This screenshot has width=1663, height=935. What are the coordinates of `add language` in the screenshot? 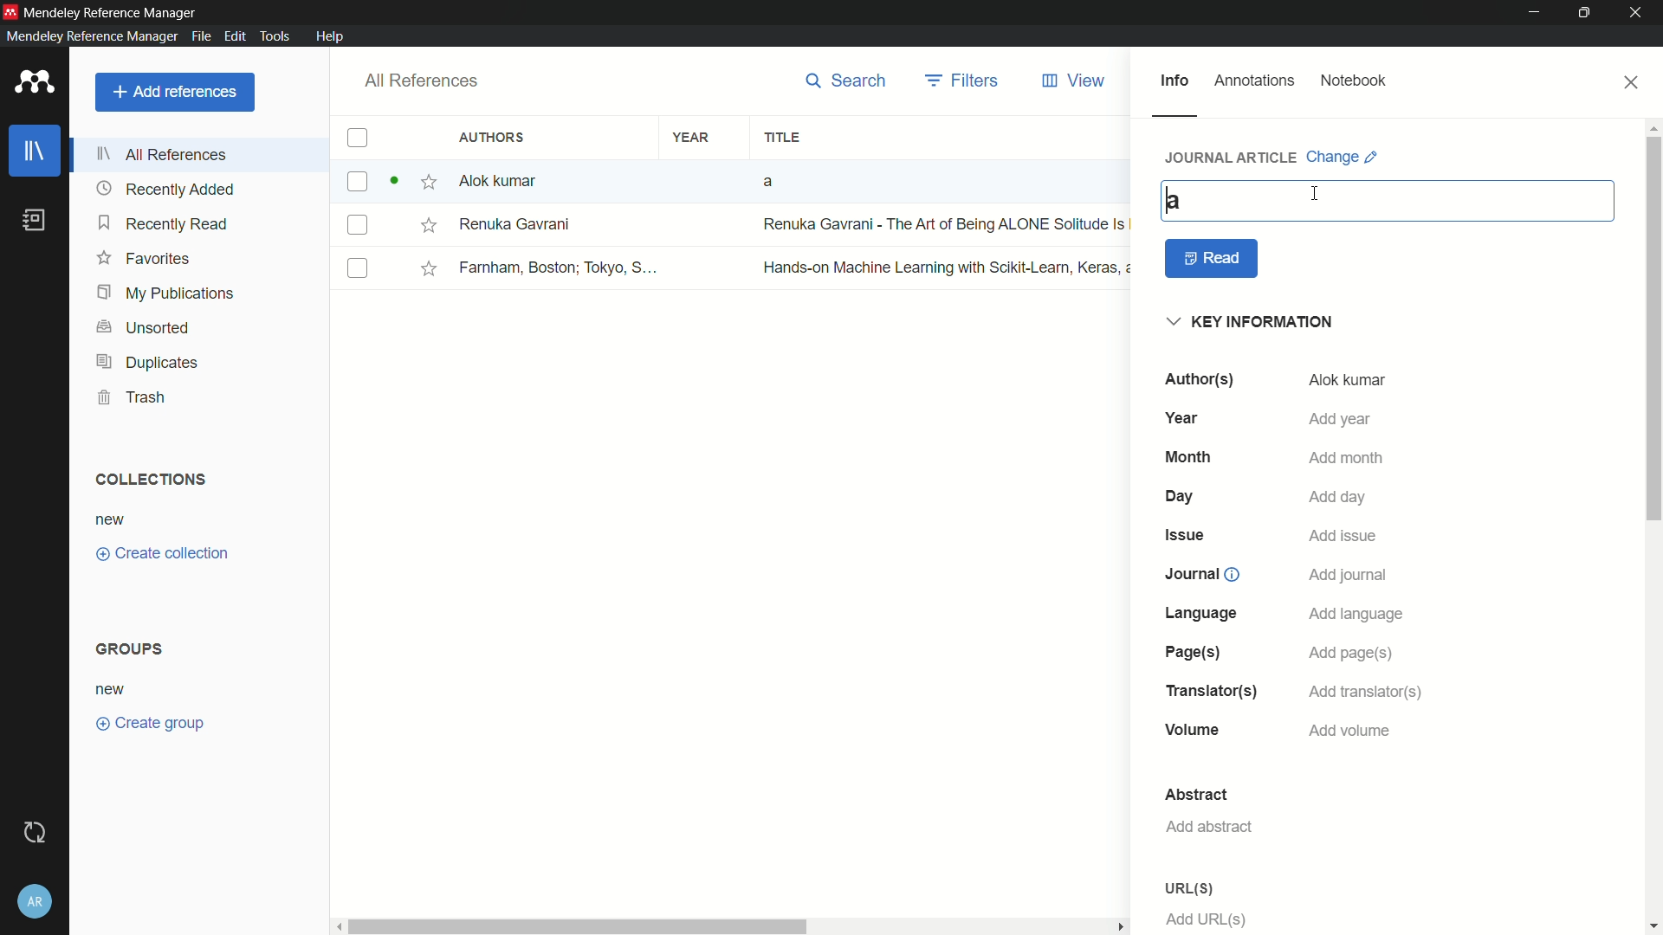 It's located at (1357, 615).